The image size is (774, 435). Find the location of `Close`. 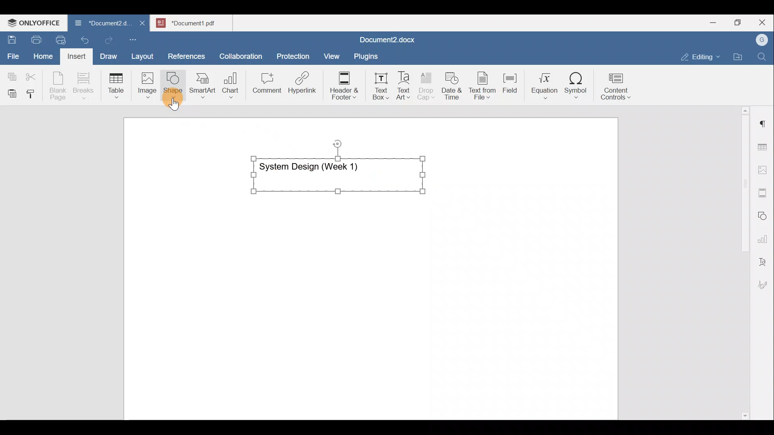

Close is located at coordinates (764, 23).